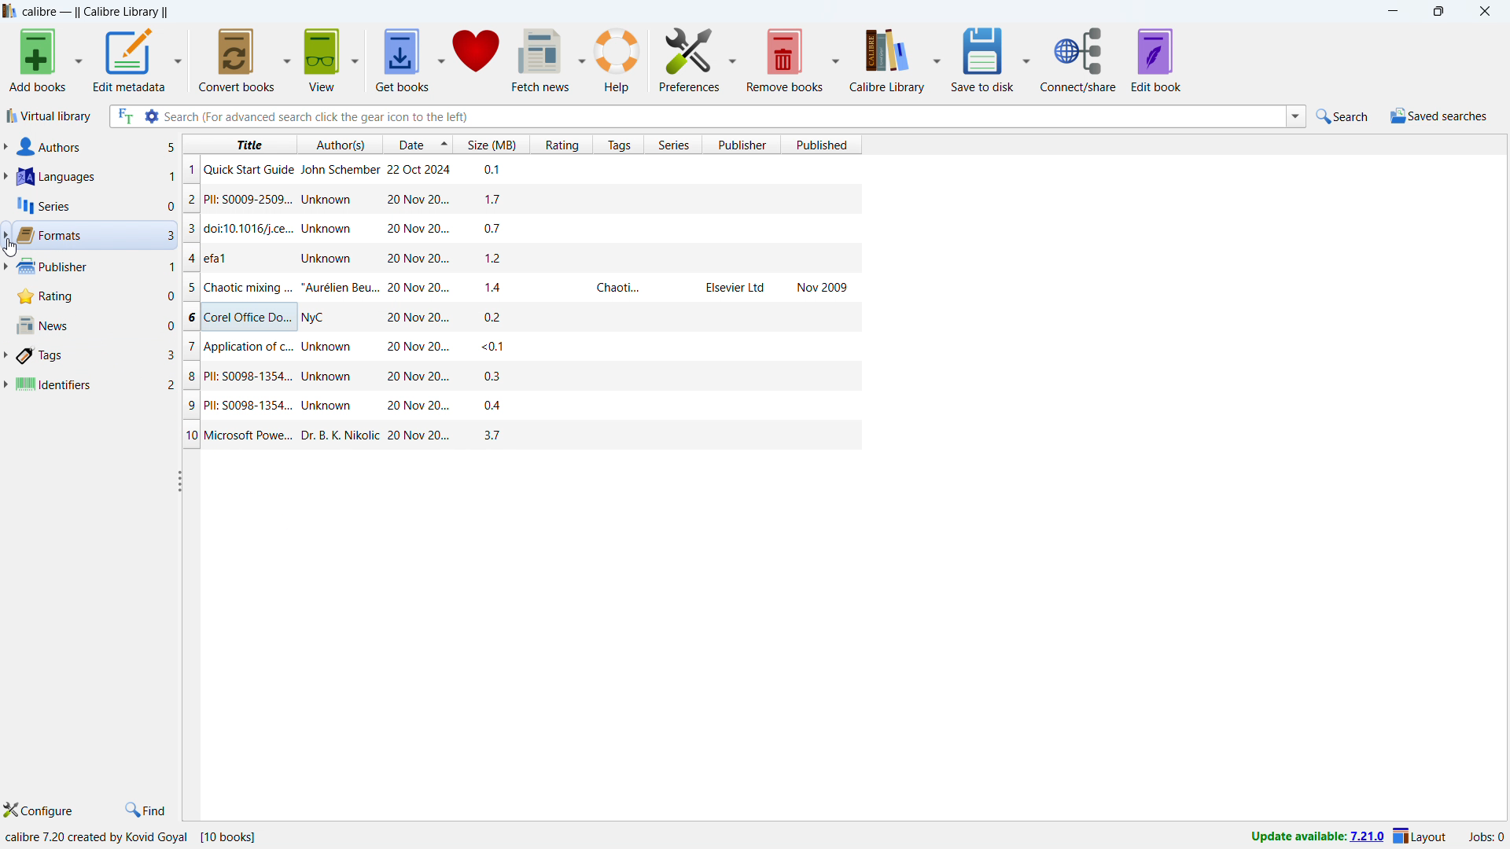 The width and height of the screenshot is (1510, 849). Describe the element at coordinates (741, 144) in the screenshot. I see `sort by publisher` at that location.